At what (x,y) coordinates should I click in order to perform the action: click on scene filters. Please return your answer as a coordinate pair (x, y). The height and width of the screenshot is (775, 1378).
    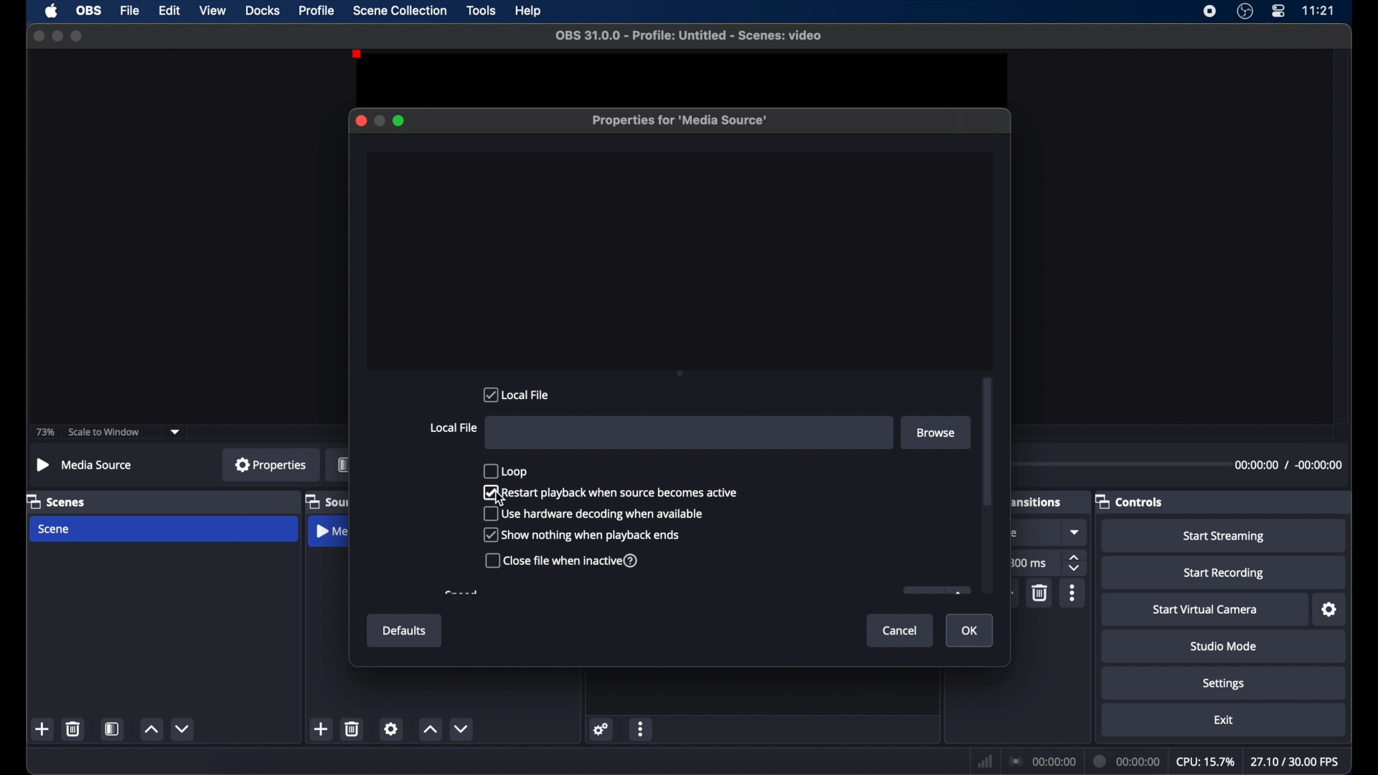
    Looking at the image, I should click on (113, 729).